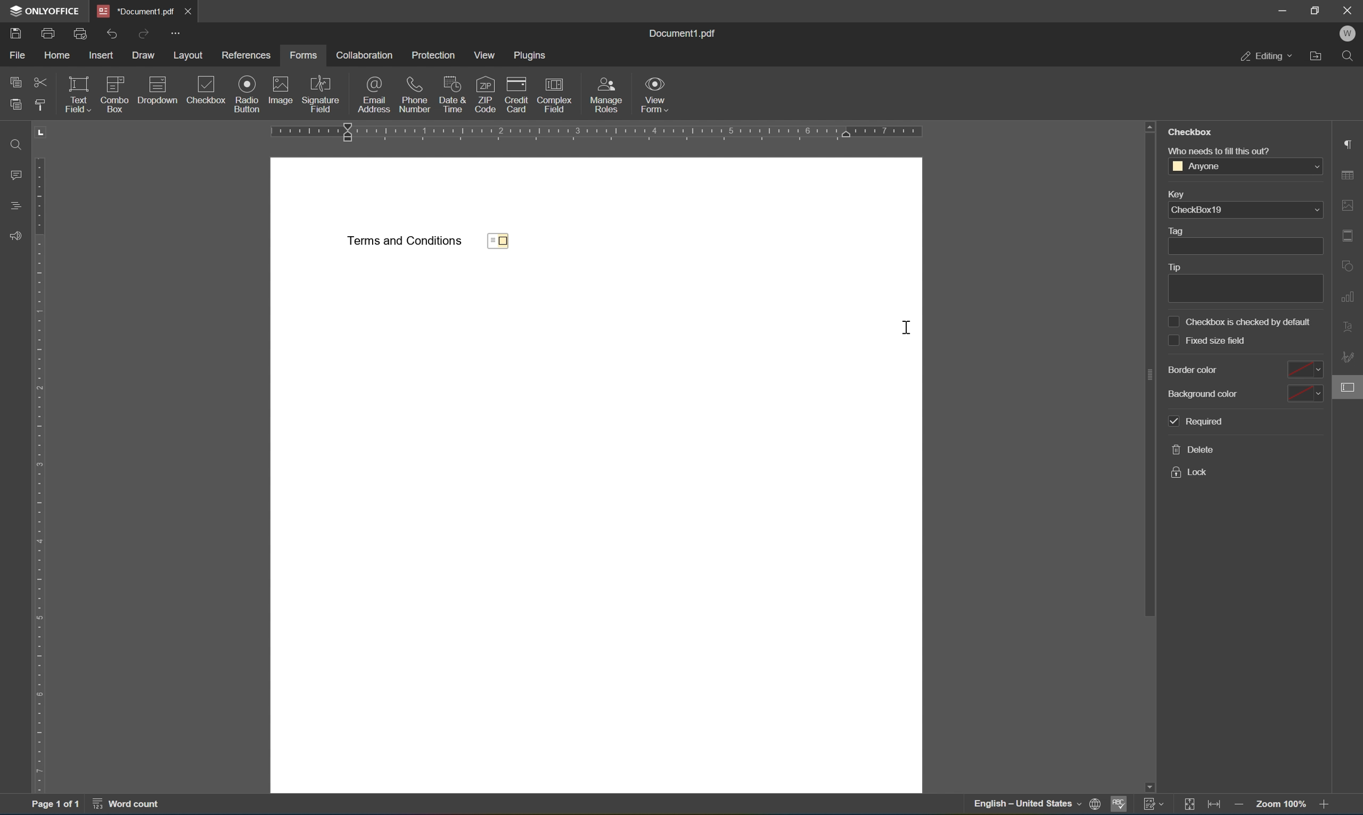 The height and width of the screenshot is (815, 1363). I want to click on signature settings, so click(1349, 358).